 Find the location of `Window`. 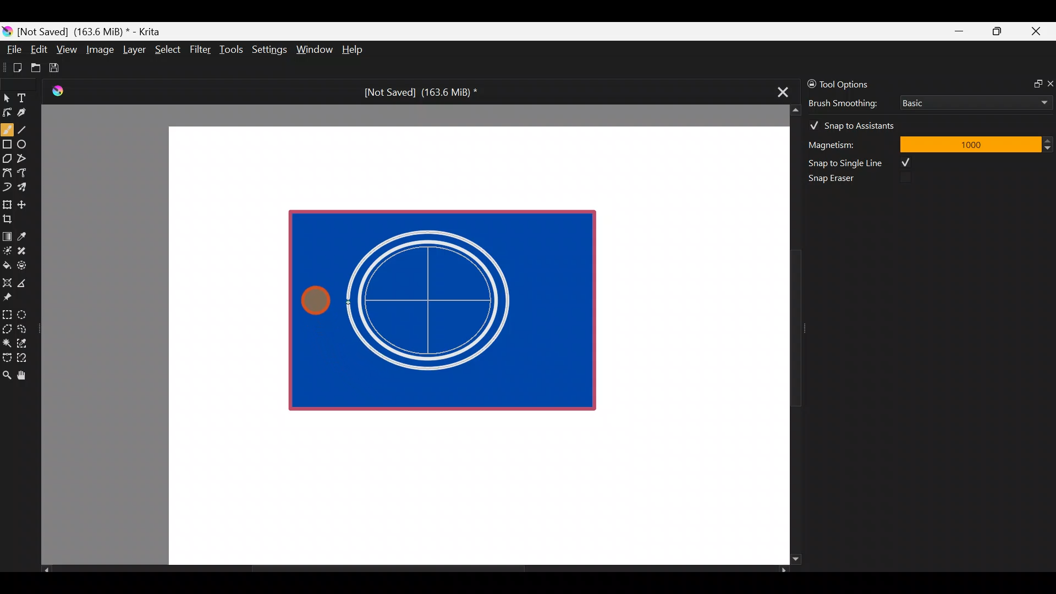

Window is located at coordinates (314, 51).